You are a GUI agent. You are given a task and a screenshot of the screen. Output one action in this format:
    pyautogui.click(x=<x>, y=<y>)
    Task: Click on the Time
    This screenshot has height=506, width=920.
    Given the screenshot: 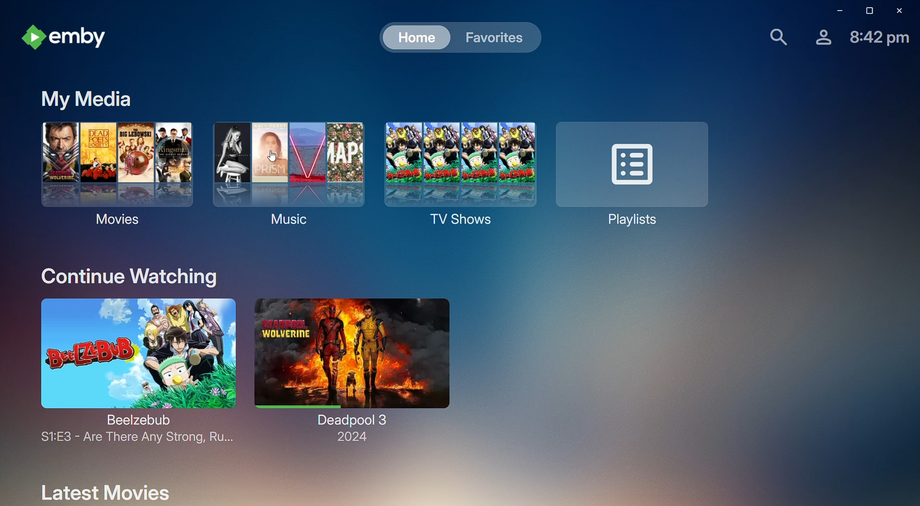 What is the action you would take?
    pyautogui.click(x=880, y=38)
    